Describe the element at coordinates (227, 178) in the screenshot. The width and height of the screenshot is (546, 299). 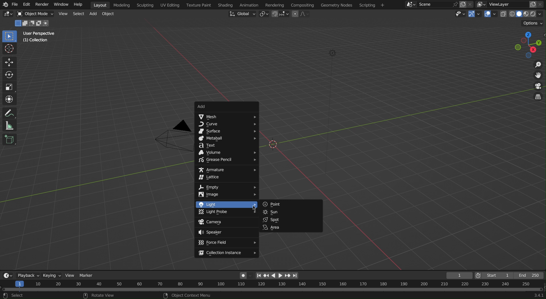
I see `Lattice` at that location.